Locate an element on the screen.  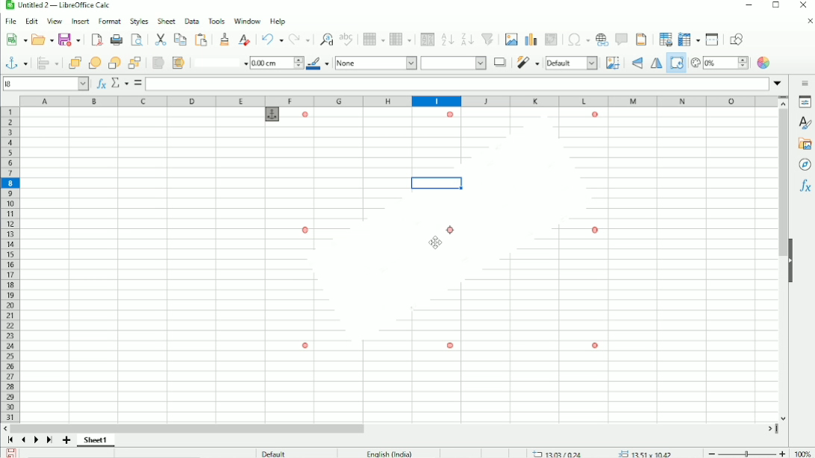
New is located at coordinates (15, 40).